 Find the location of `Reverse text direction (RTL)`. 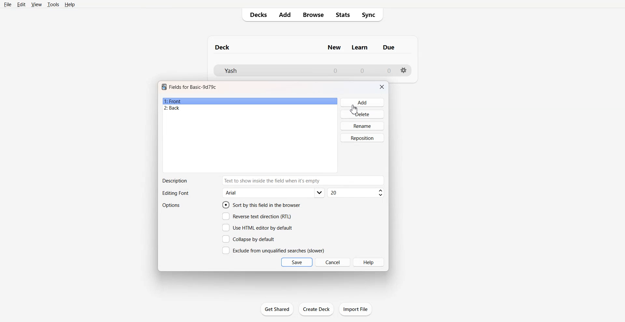

Reverse text direction (RTL) is located at coordinates (257, 216).